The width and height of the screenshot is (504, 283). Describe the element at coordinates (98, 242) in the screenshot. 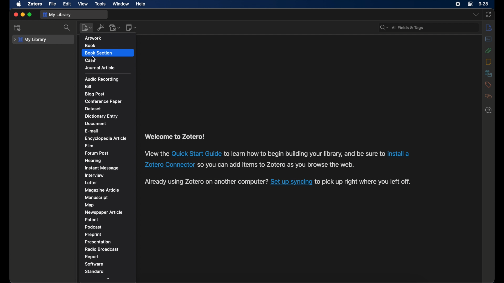

I see `presentation` at that location.